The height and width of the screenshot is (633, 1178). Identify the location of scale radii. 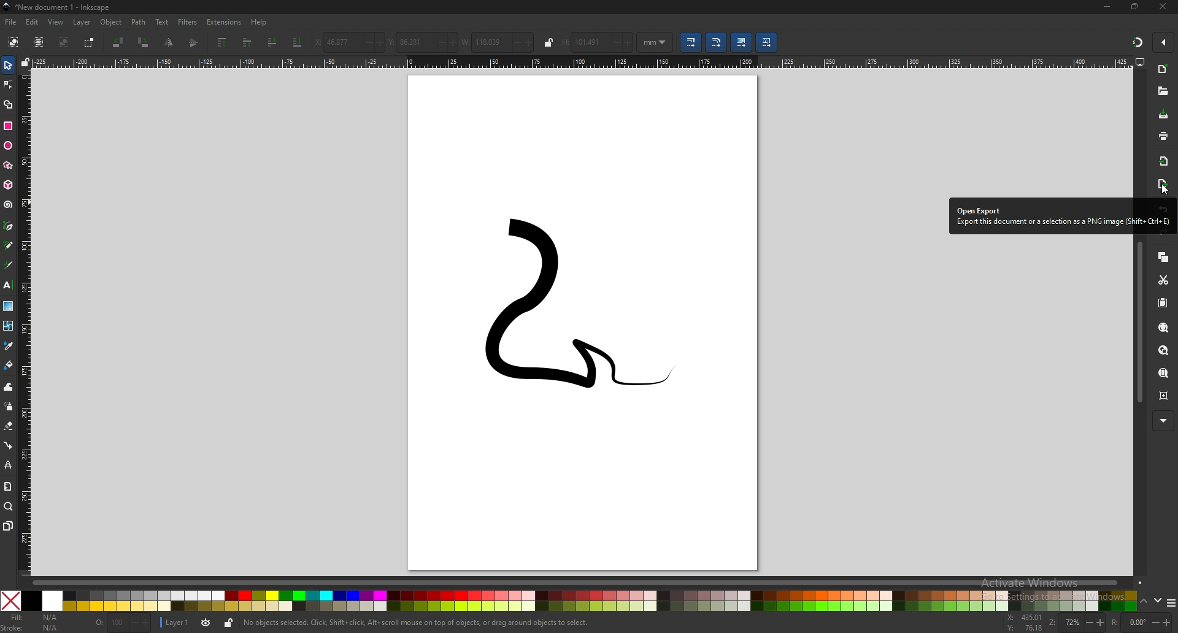
(717, 42).